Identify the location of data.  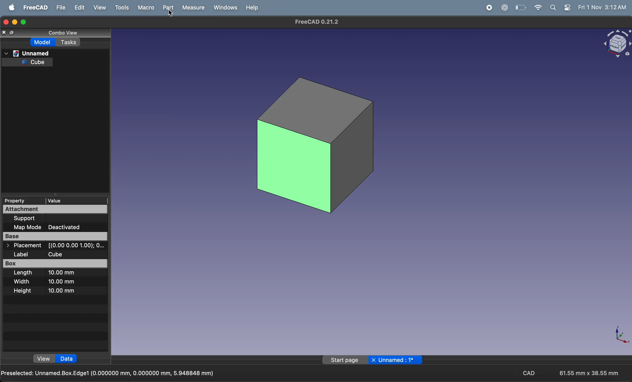
(67, 358).